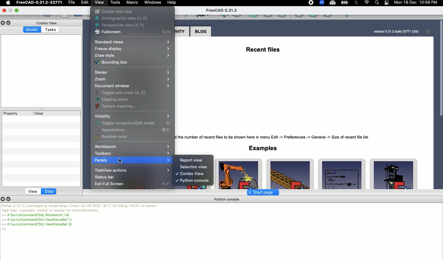  Describe the element at coordinates (429, 32) in the screenshot. I see `Settings` at that location.